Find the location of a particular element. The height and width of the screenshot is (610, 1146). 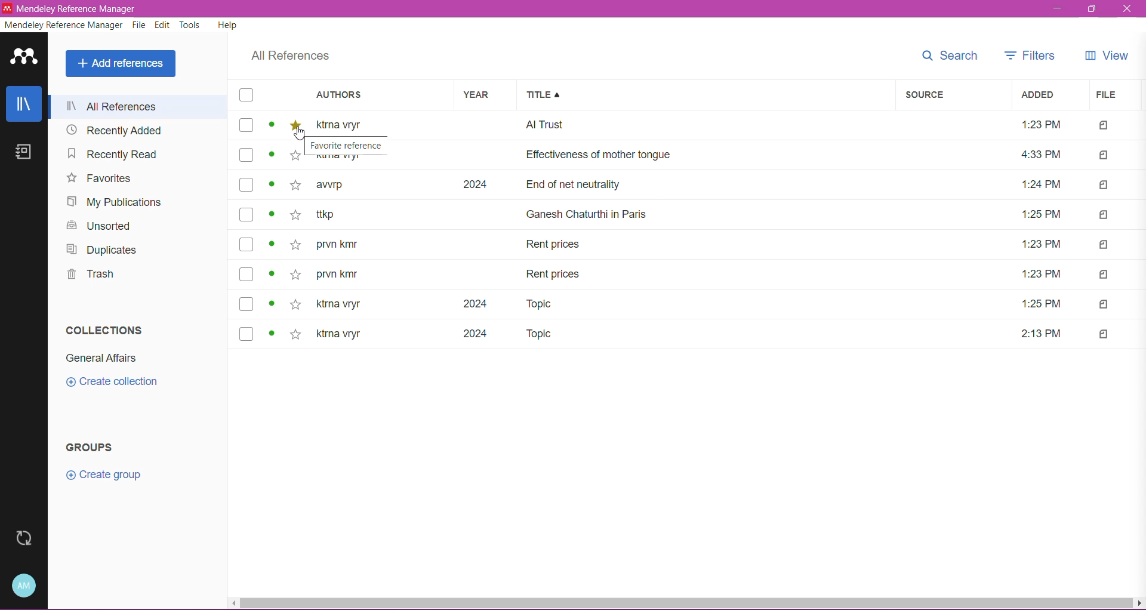

Duplicates is located at coordinates (100, 251).